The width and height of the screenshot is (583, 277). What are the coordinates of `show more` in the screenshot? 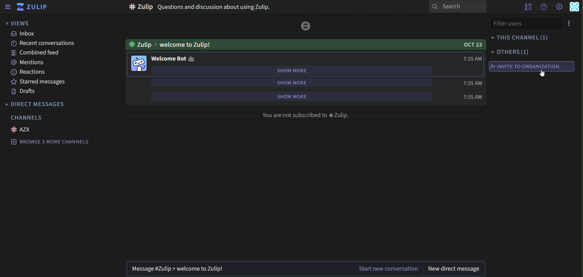 It's located at (289, 97).